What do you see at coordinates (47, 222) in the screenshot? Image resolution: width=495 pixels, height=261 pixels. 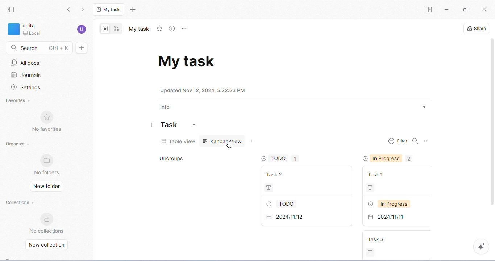 I see `no collections` at bounding box center [47, 222].